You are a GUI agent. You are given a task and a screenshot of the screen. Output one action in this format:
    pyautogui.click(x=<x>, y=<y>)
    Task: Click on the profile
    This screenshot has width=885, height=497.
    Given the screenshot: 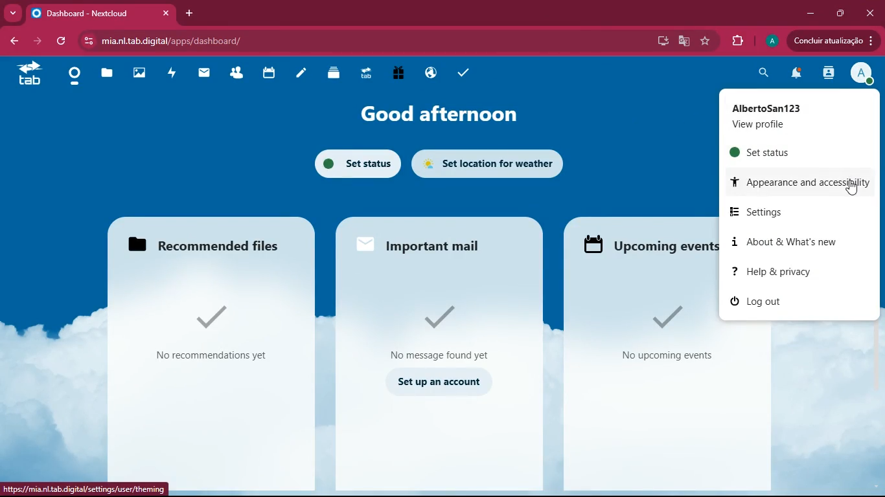 What is the action you would take?
    pyautogui.click(x=794, y=116)
    